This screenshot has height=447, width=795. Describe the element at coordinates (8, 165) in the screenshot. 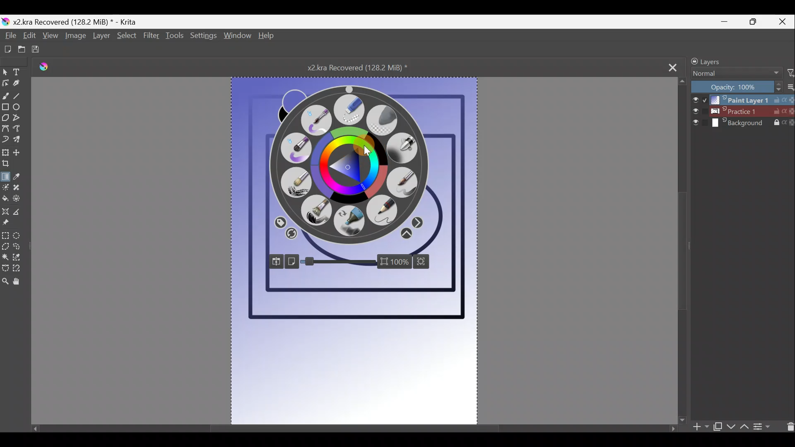

I see `Crop the image to an area` at that location.